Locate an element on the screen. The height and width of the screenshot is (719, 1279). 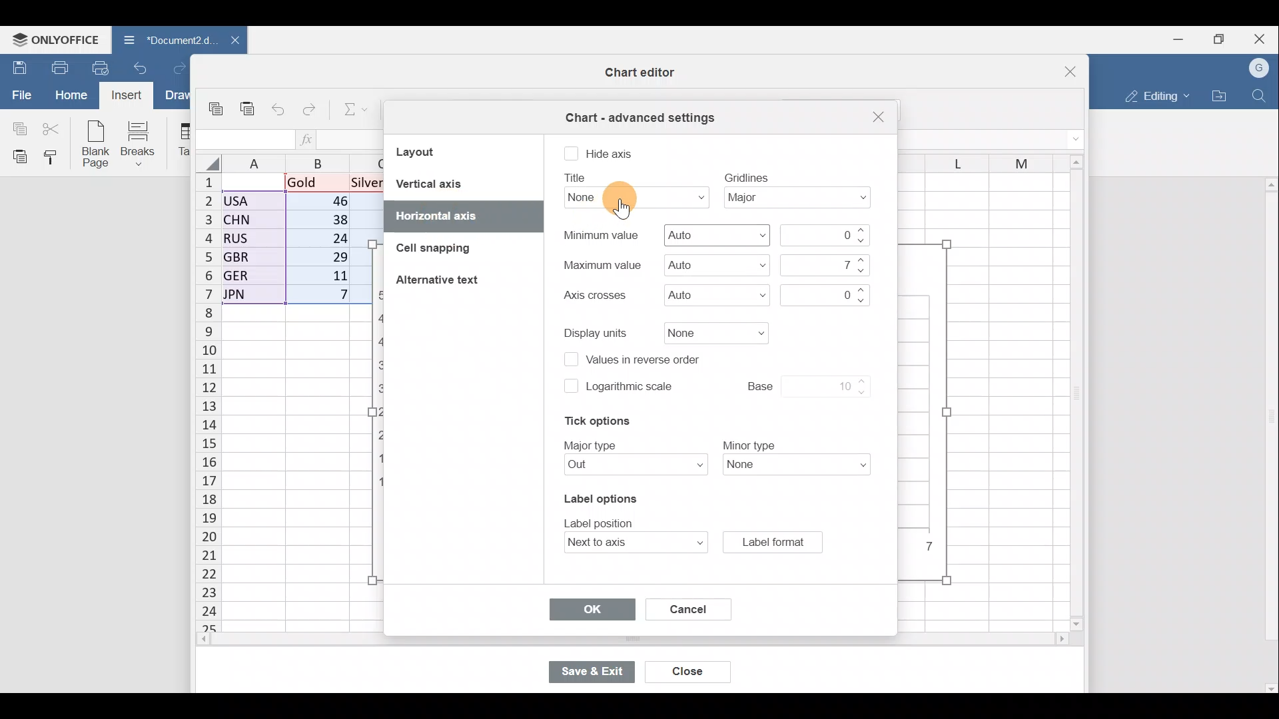
text is located at coordinates (749, 444).